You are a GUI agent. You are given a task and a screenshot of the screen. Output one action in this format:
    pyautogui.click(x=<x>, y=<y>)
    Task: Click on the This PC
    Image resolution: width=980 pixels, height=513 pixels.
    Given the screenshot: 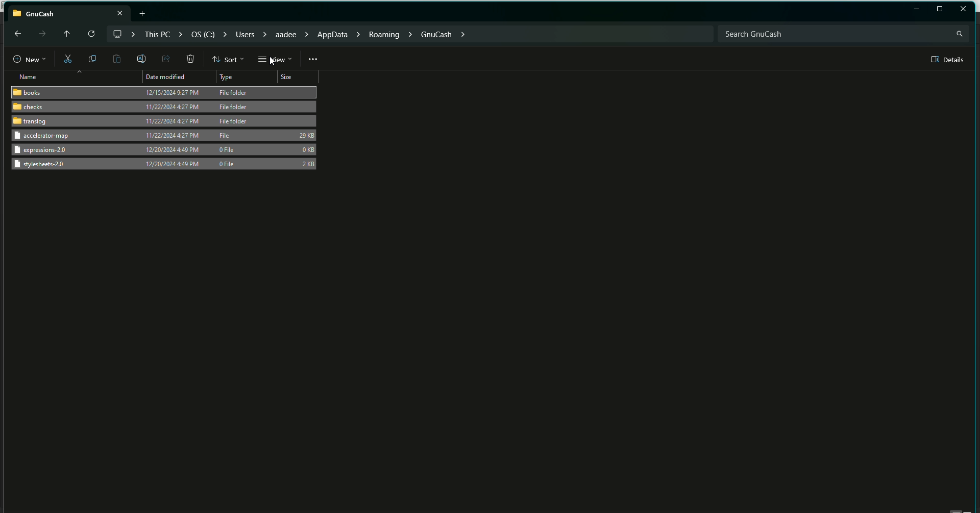 What is the action you would take?
    pyautogui.click(x=69, y=12)
    